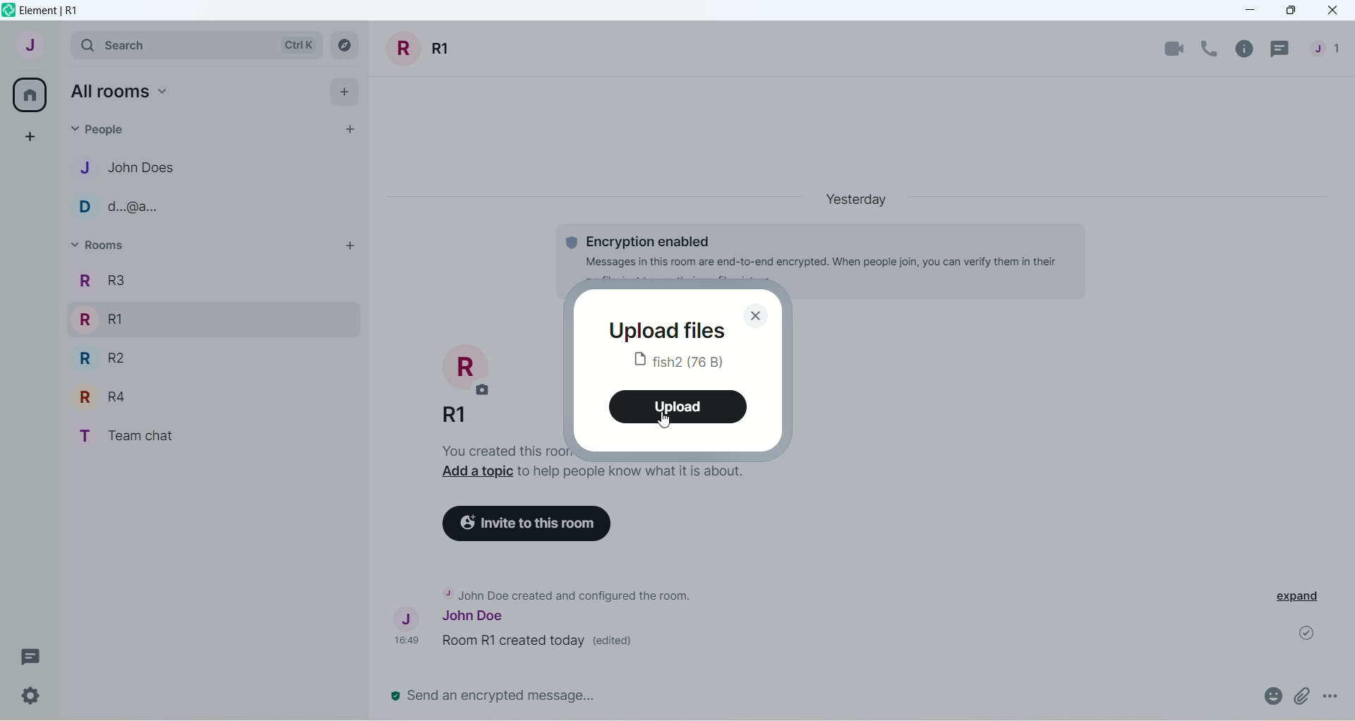 This screenshot has width=1355, height=721. Describe the element at coordinates (350, 246) in the screenshot. I see `add` at that location.